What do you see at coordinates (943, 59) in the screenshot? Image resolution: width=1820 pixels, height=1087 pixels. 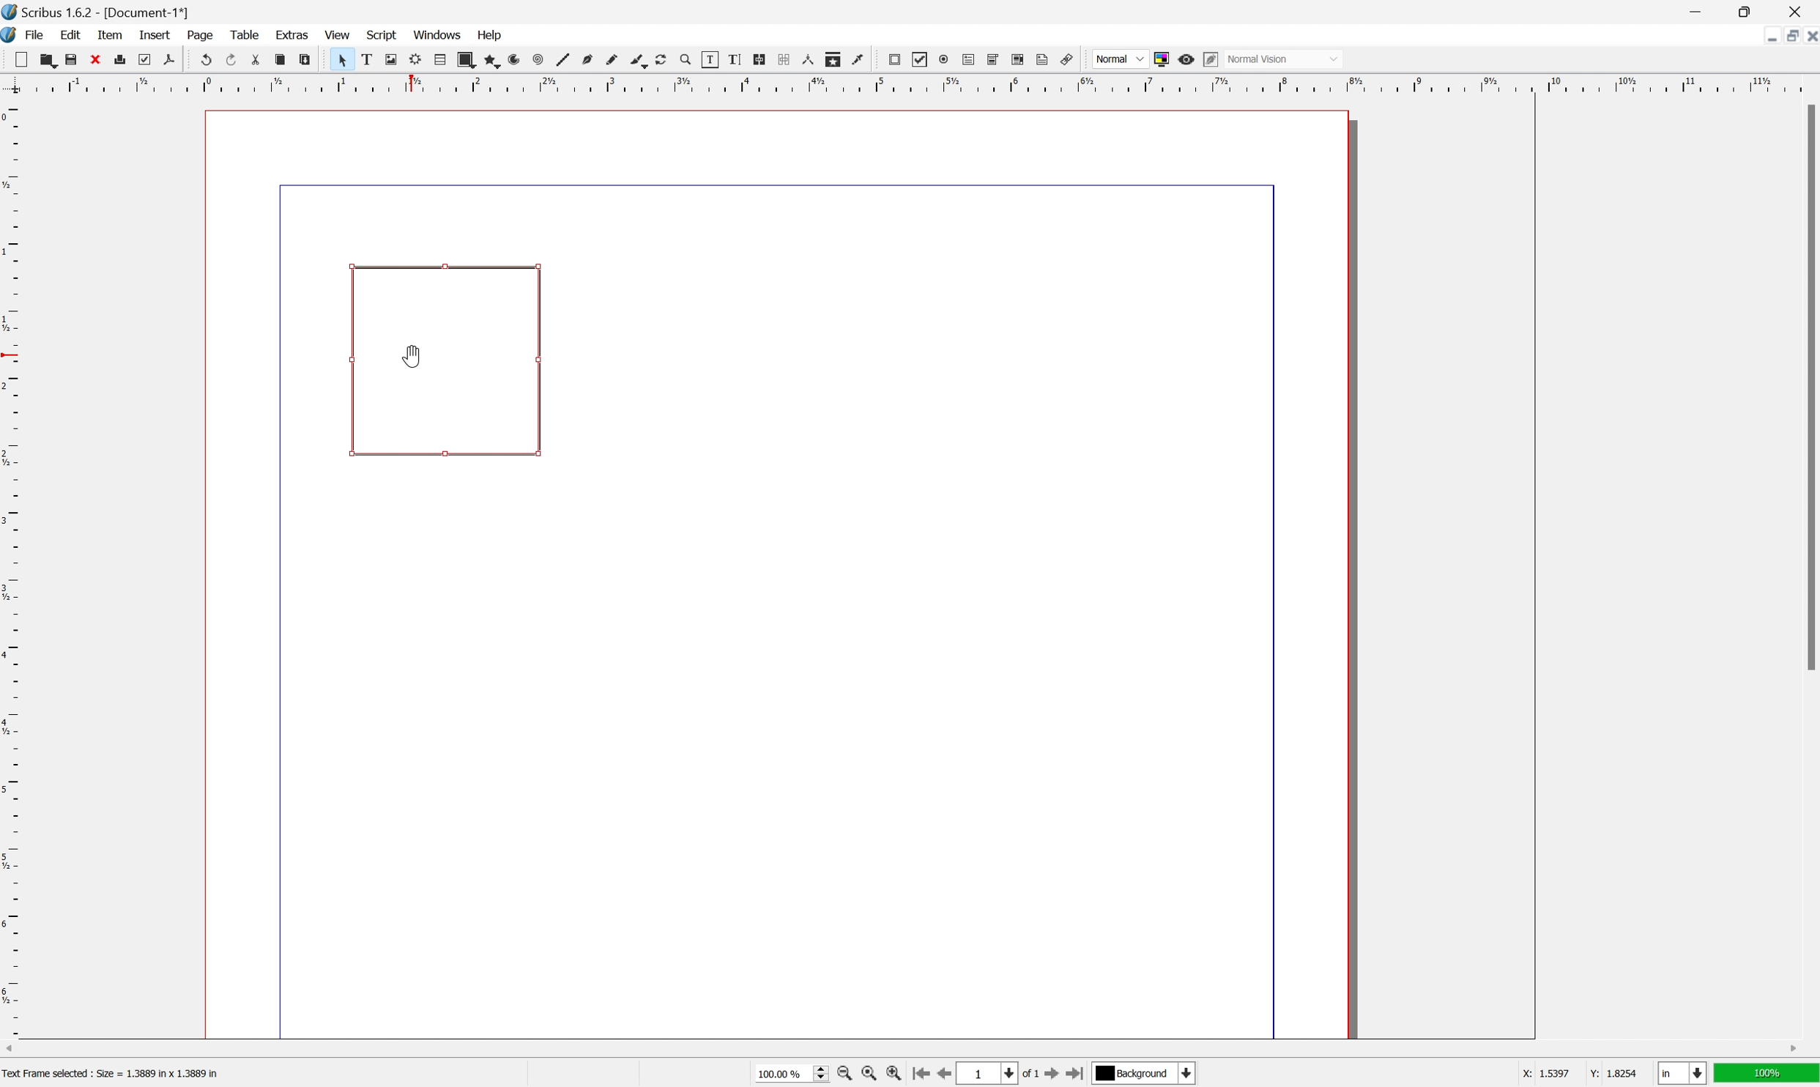 I see `pdf radio button` at bounding box center [943, 59].